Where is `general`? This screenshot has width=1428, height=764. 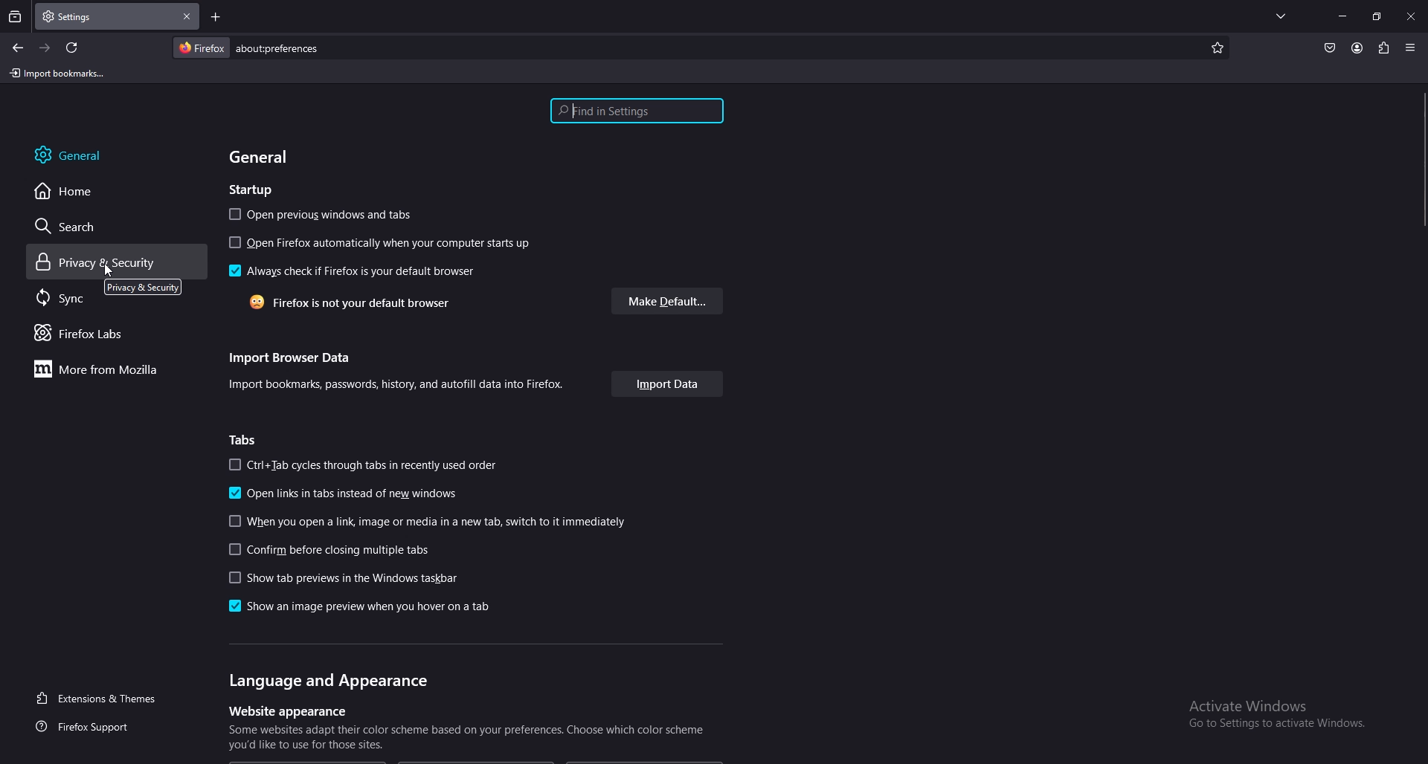 general is located at coordinates (86, 155).